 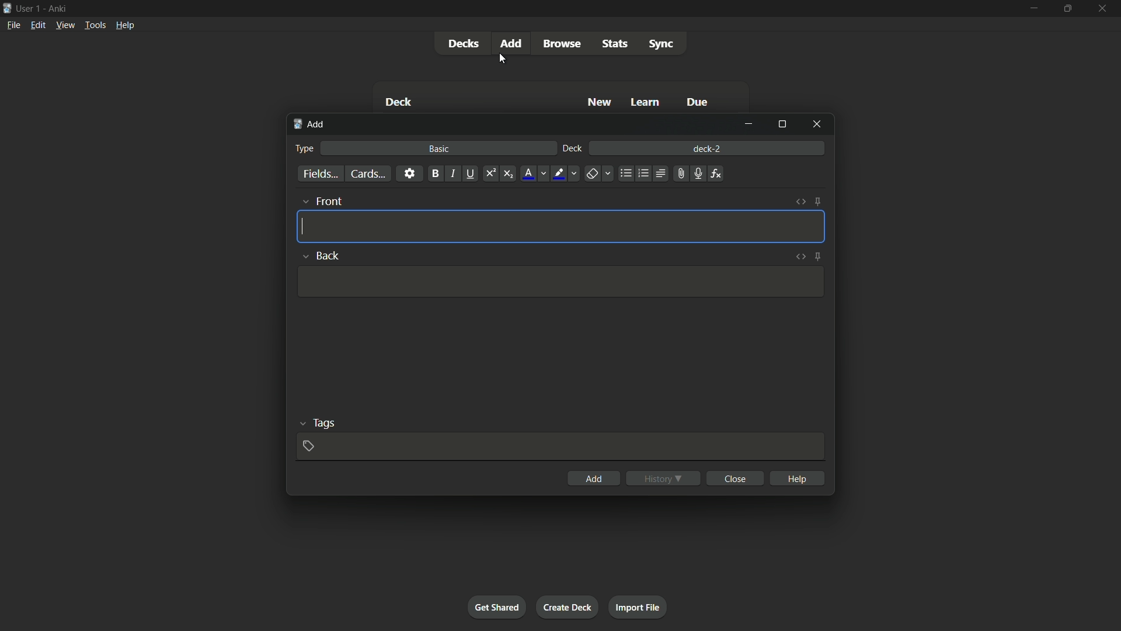 What do you see at coordinates (462, 43) in the screenshot?
I see `decks` at bounding box center [462, 43].